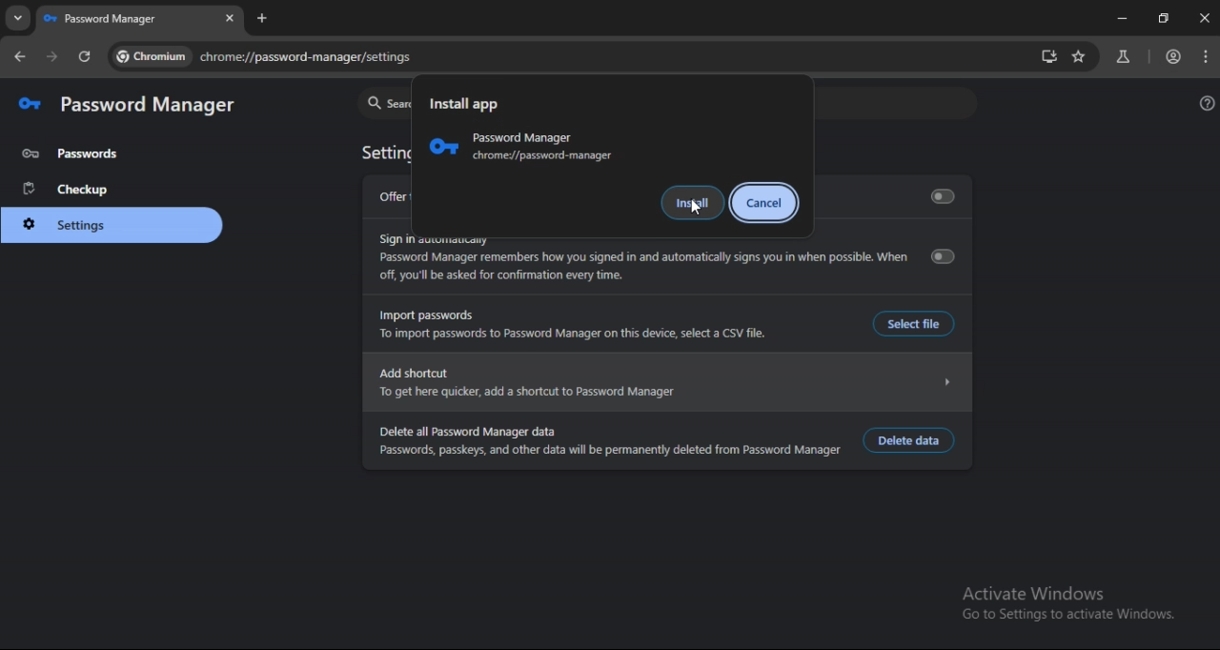  What do you see at coordinates (604, 440) in the screenshot?
I see `Delete all Password Manager data
Passwords, passkeys, and other data will be permanently deleted from Password Manager` at bounding box center [604, 440].